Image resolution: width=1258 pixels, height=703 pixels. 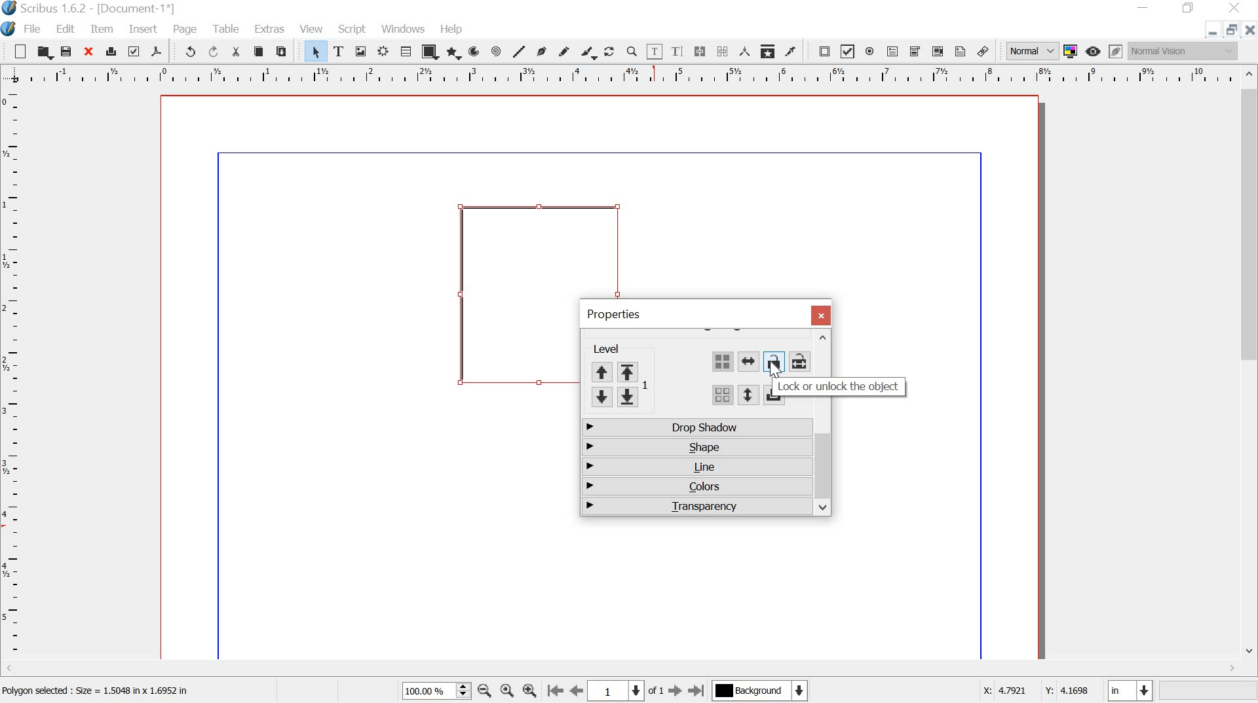 What do you see at coordinates (722, 361) in the screenshot?
I see `group selected objects` at bounding box center [722, 361].